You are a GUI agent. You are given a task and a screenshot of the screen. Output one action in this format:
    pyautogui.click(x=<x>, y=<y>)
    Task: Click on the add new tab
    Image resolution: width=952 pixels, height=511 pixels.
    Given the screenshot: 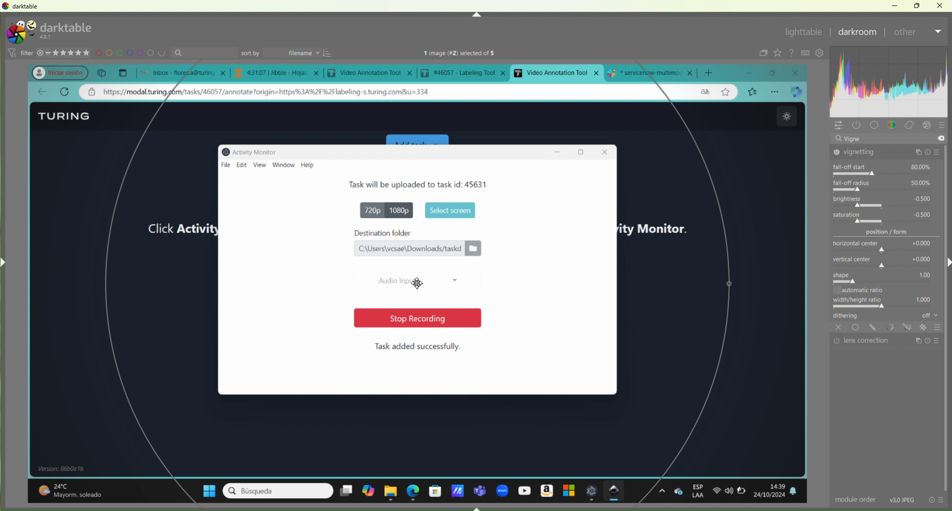 What is the action you would take?
    pyautogui.click(x=712, y=70)
    